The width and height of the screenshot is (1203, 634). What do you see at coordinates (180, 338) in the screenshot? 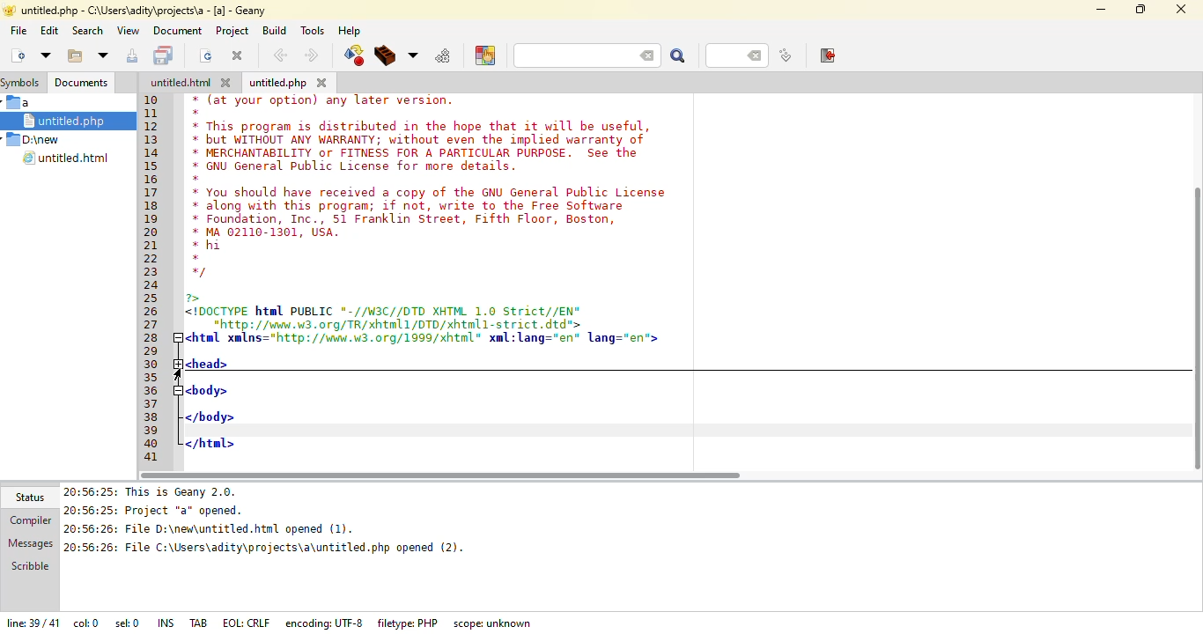
I see `collapse` at bounding box center [180, 338].